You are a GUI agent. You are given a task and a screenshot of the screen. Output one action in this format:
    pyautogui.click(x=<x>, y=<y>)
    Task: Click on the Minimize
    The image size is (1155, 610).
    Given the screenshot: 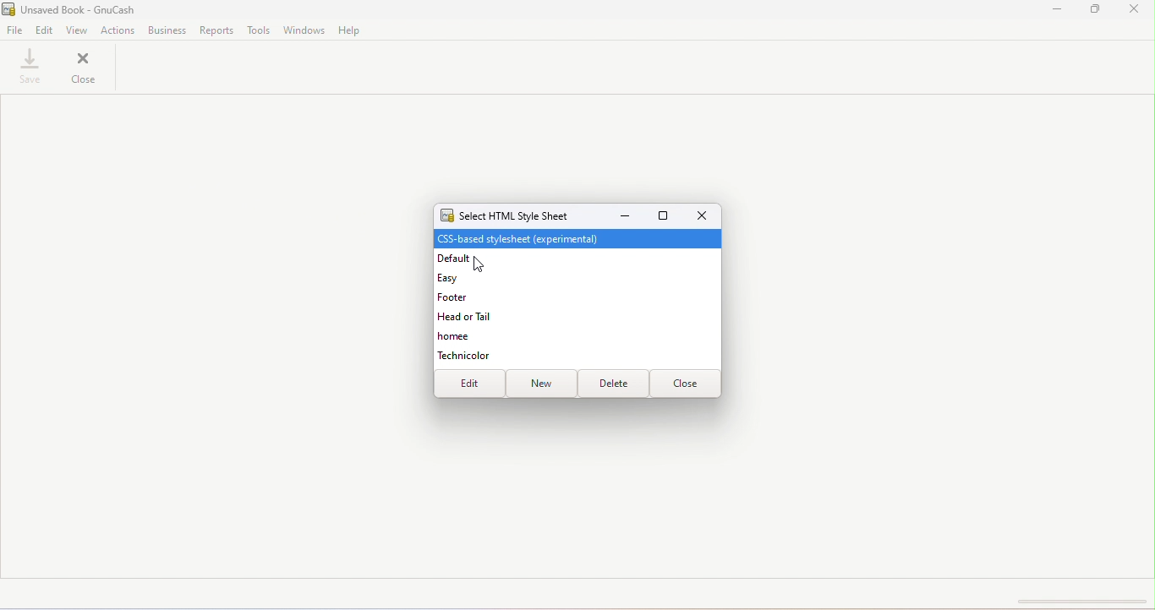 What is the action you would take?
    pyautogui.click(x=627, y=216)
    